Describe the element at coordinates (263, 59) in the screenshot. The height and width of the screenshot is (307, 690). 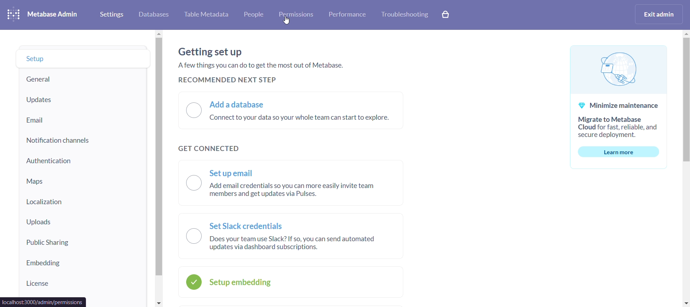
I see `getting setup` at that location.